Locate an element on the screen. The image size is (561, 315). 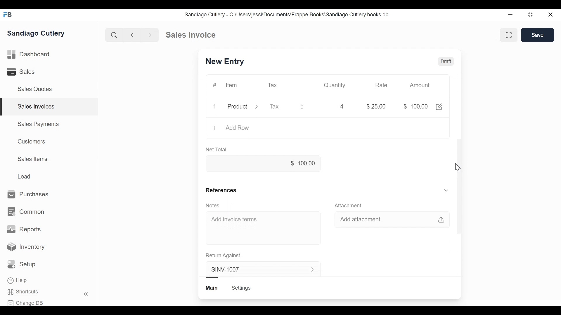
Product is located at coordinates (243, 107).